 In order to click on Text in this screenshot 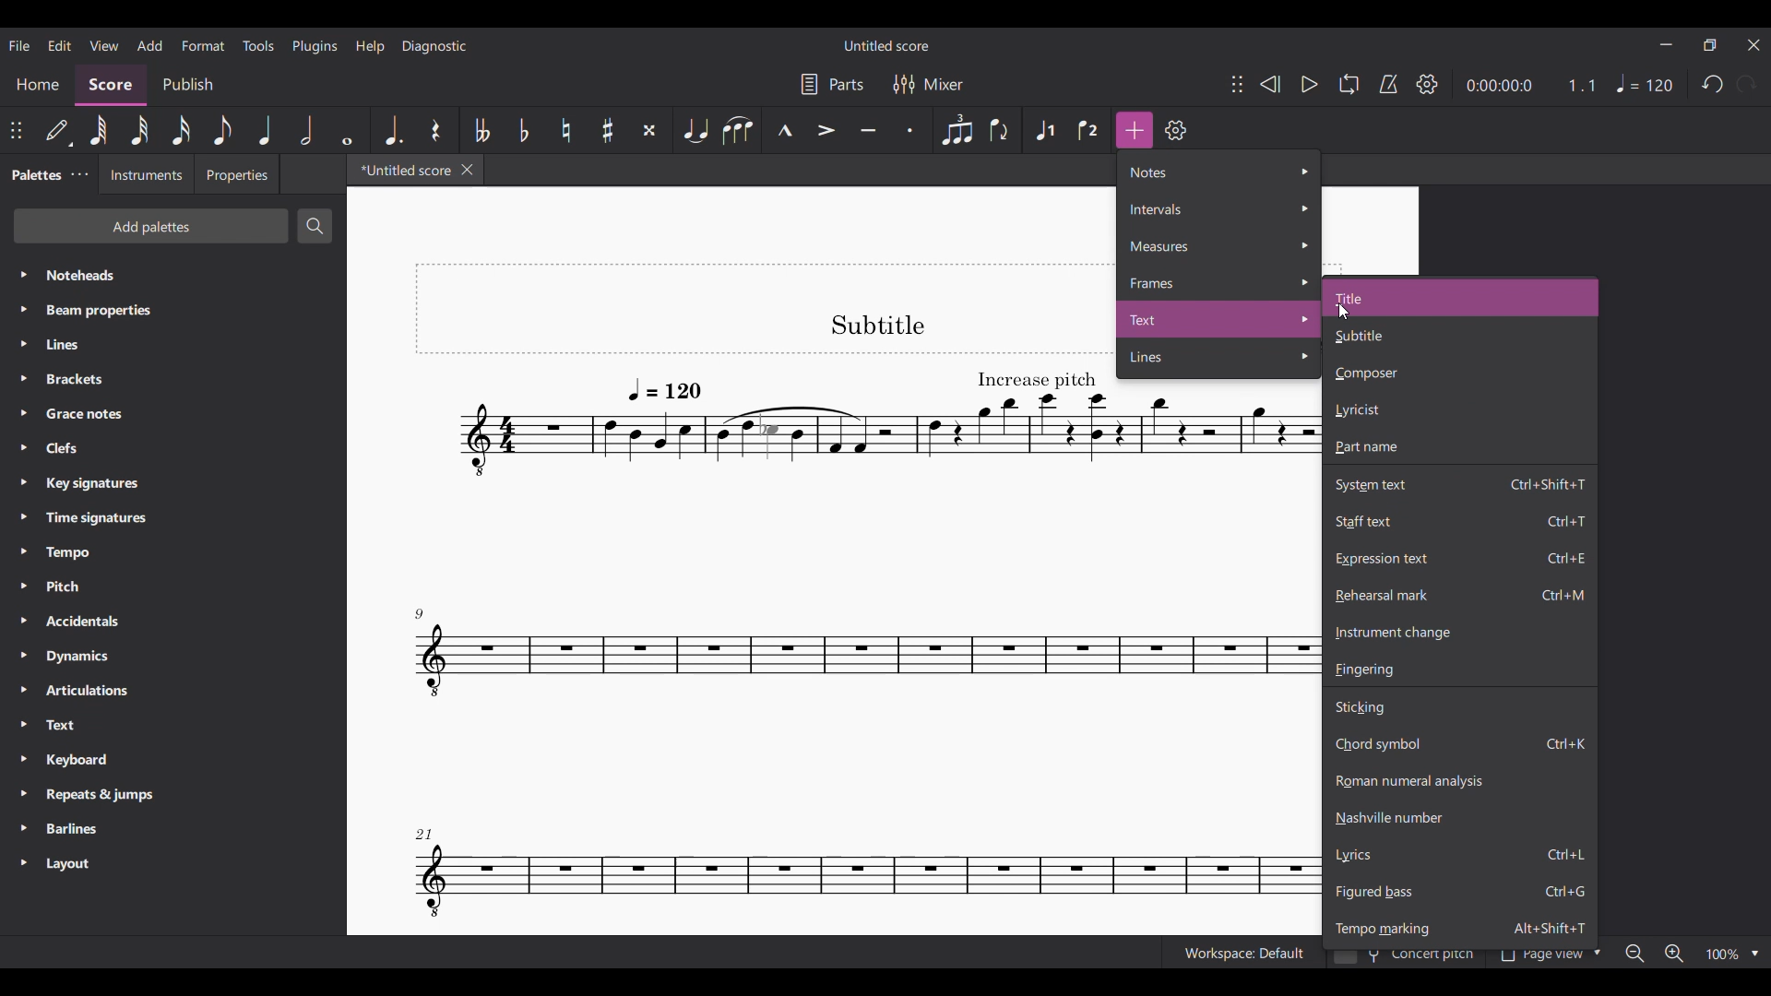, I will do `click(173, 725)`.